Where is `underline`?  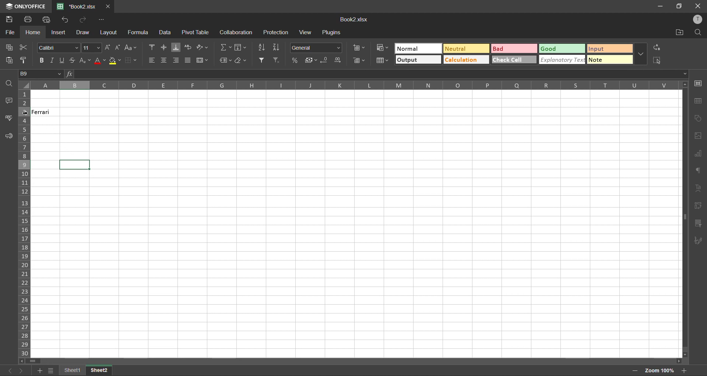 underline is located at coordinates (64, 60).